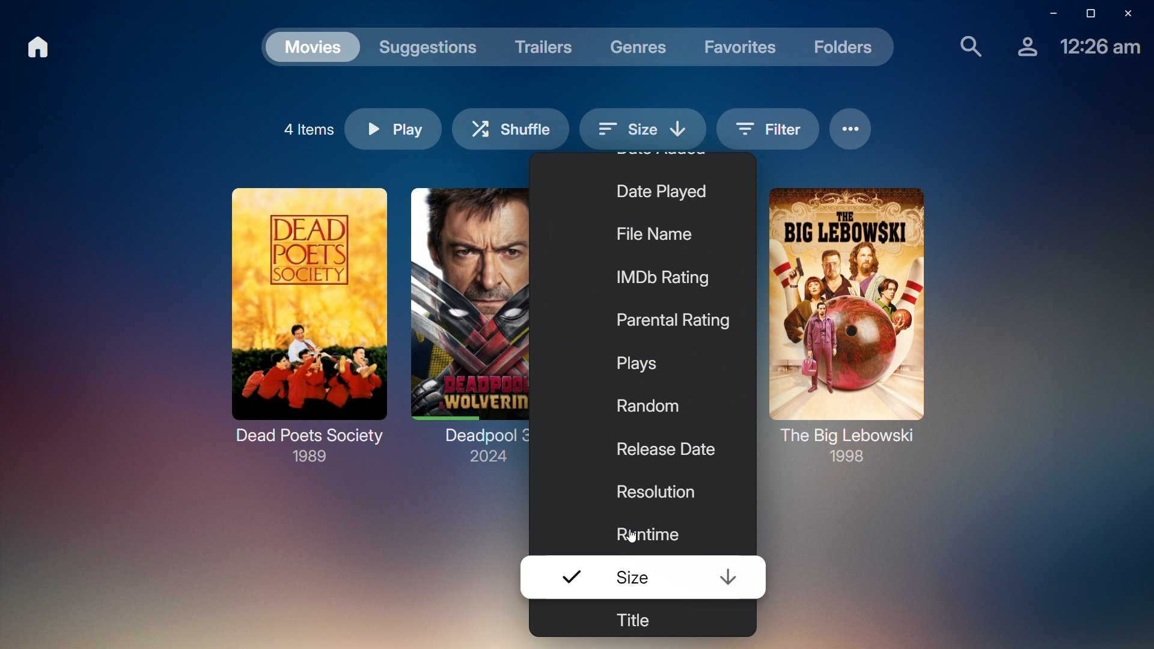 The height and width of the screenshot is (649, 1154). What do you see at coordinates (635, 365) in the screenshot?
I see `Plays` at bounding box center [635, 365].